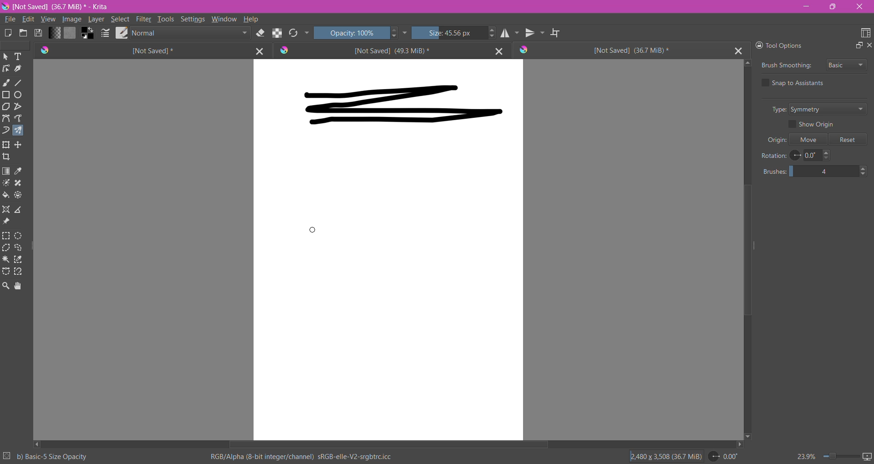 The image size is (874, 464). What do you see at coordinates (71, 20) in the screenshot?
I see `Image` at bounding box center [71, 20].